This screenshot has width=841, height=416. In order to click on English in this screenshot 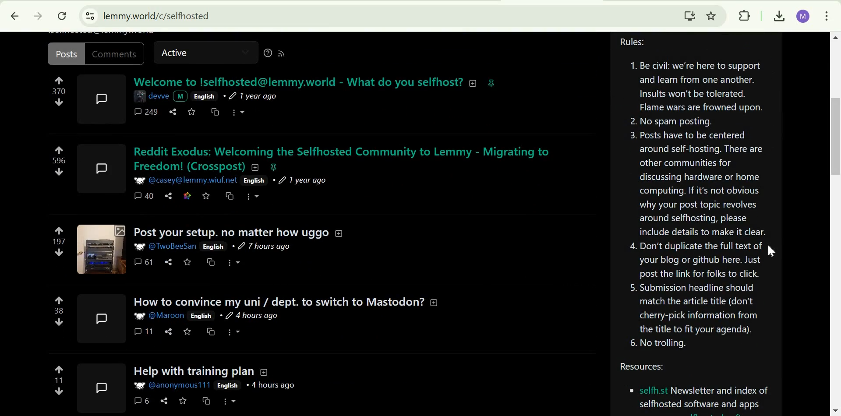, I will do `click(228, 386)`.